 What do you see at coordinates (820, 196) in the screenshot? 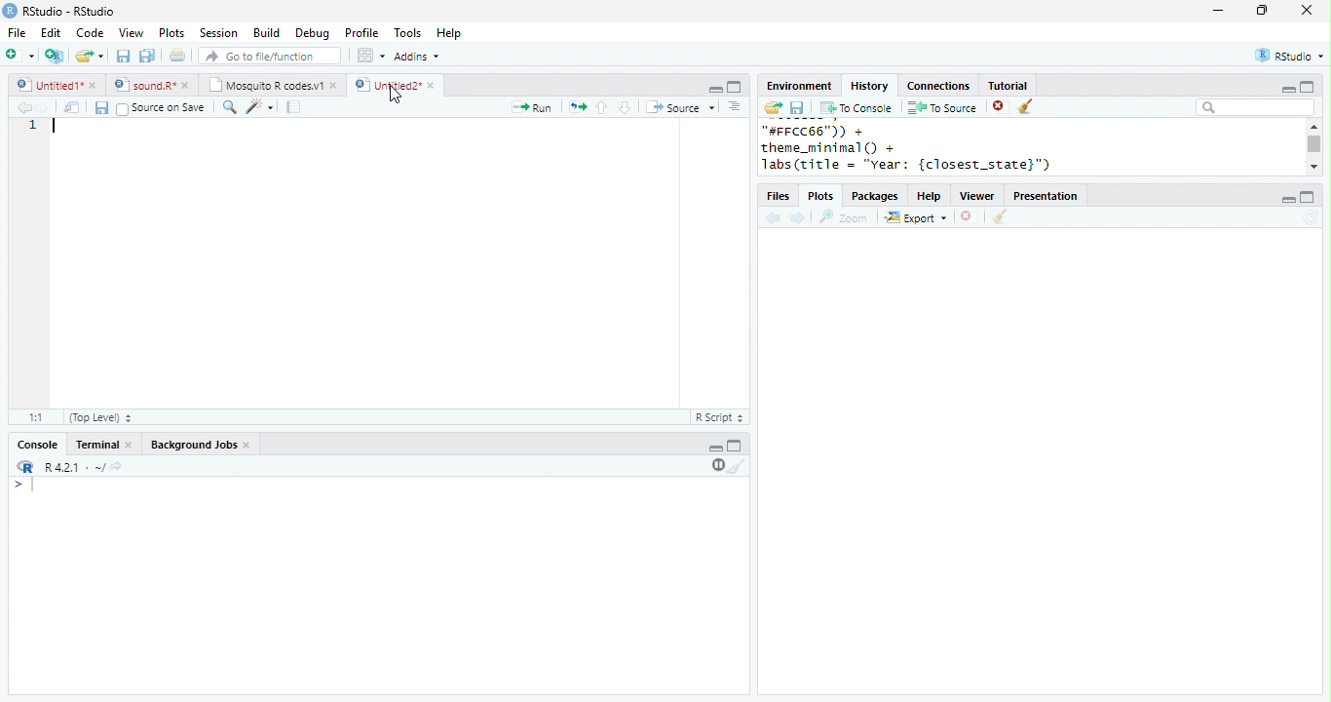
I see `Plots` at bounding box center [820, 196].